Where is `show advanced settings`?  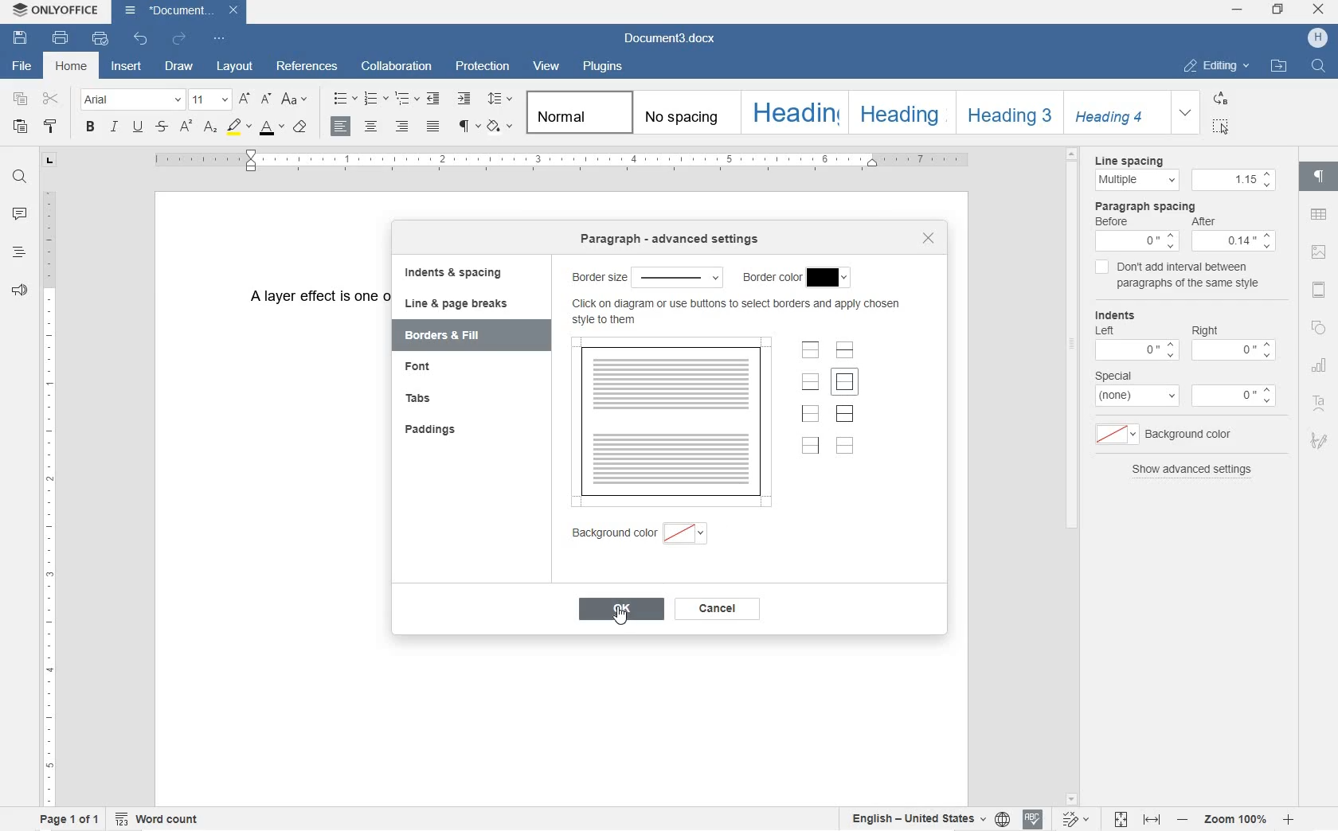 show advanced settings is located at coordinates (1194, 472).